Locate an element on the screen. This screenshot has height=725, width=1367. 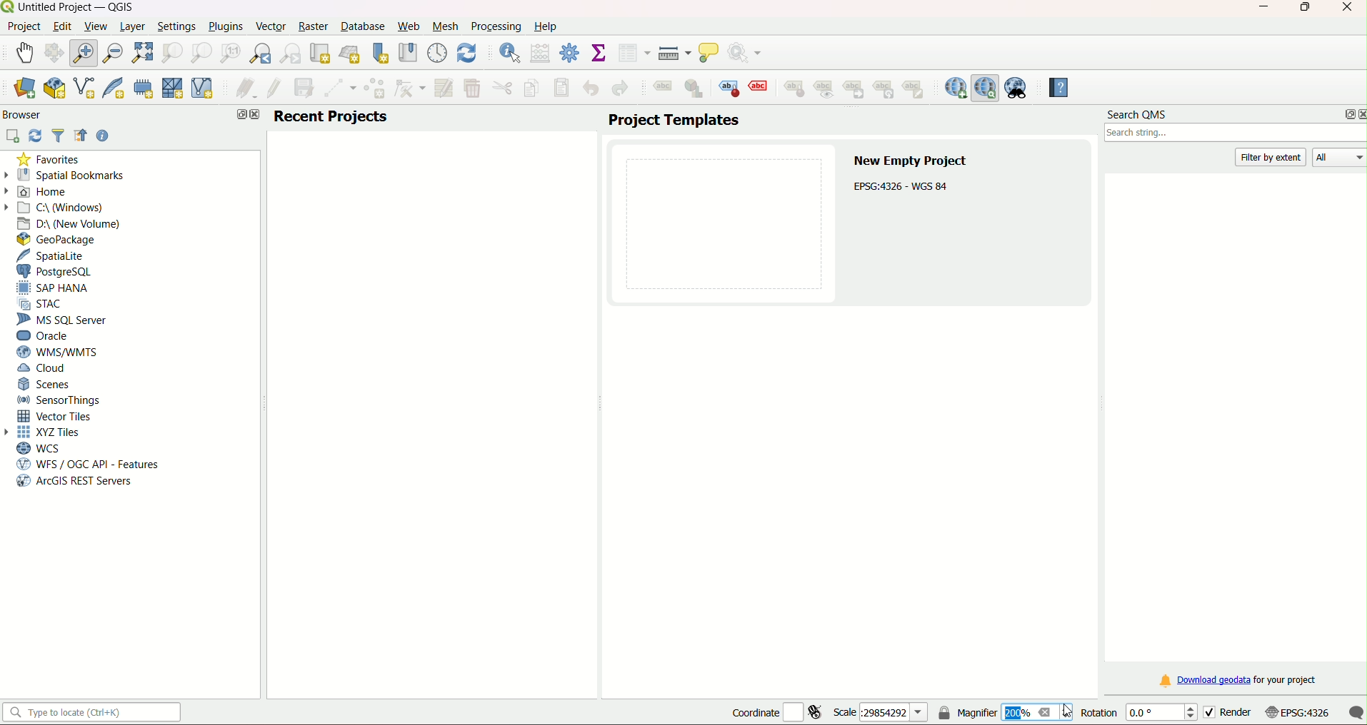
search bar is located at coordinates (95, 713).